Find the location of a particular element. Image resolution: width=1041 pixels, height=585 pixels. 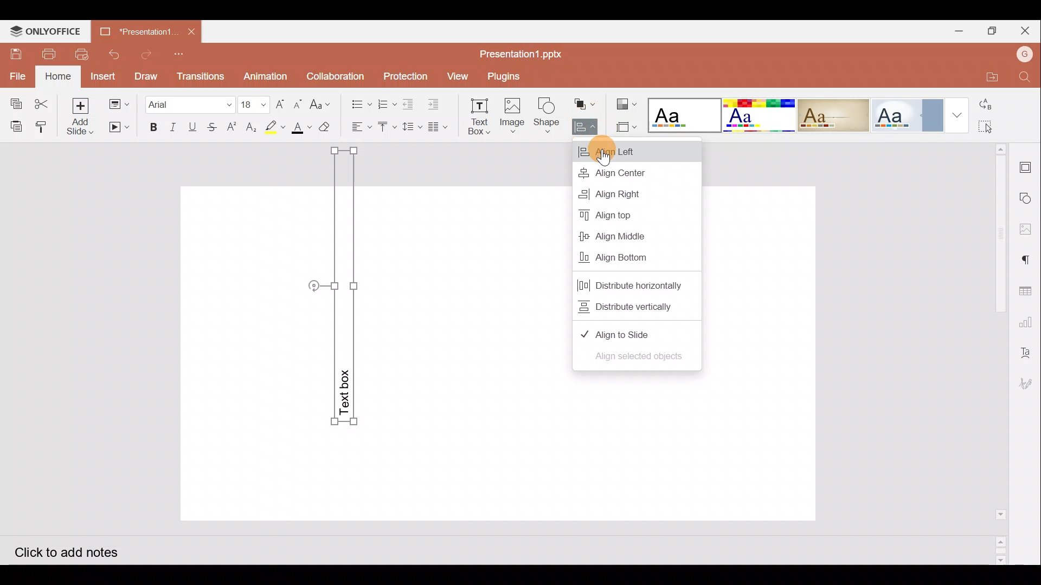

Clear style is located at coordinates (326, 129).